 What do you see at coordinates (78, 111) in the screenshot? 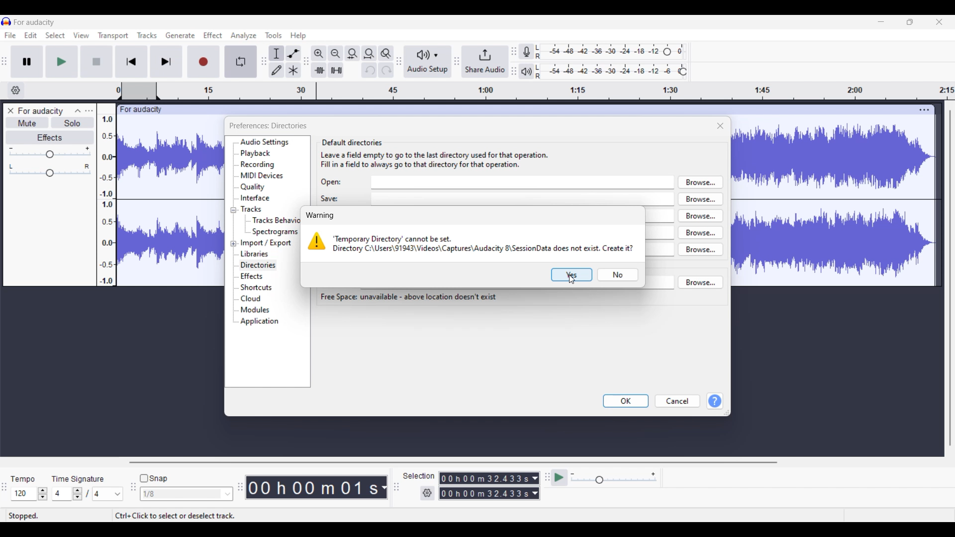
I see `Collapse ` at bounding box center [78, 111].